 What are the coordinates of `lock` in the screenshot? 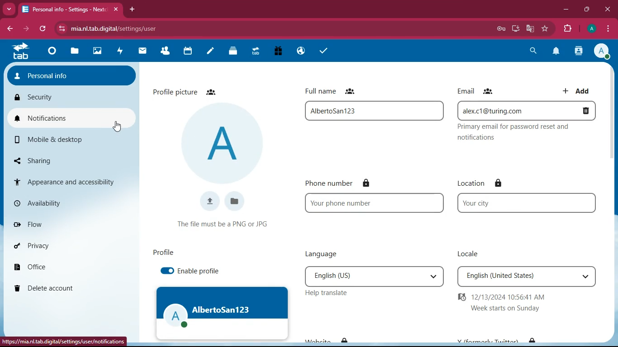 It's located at (499, 184).